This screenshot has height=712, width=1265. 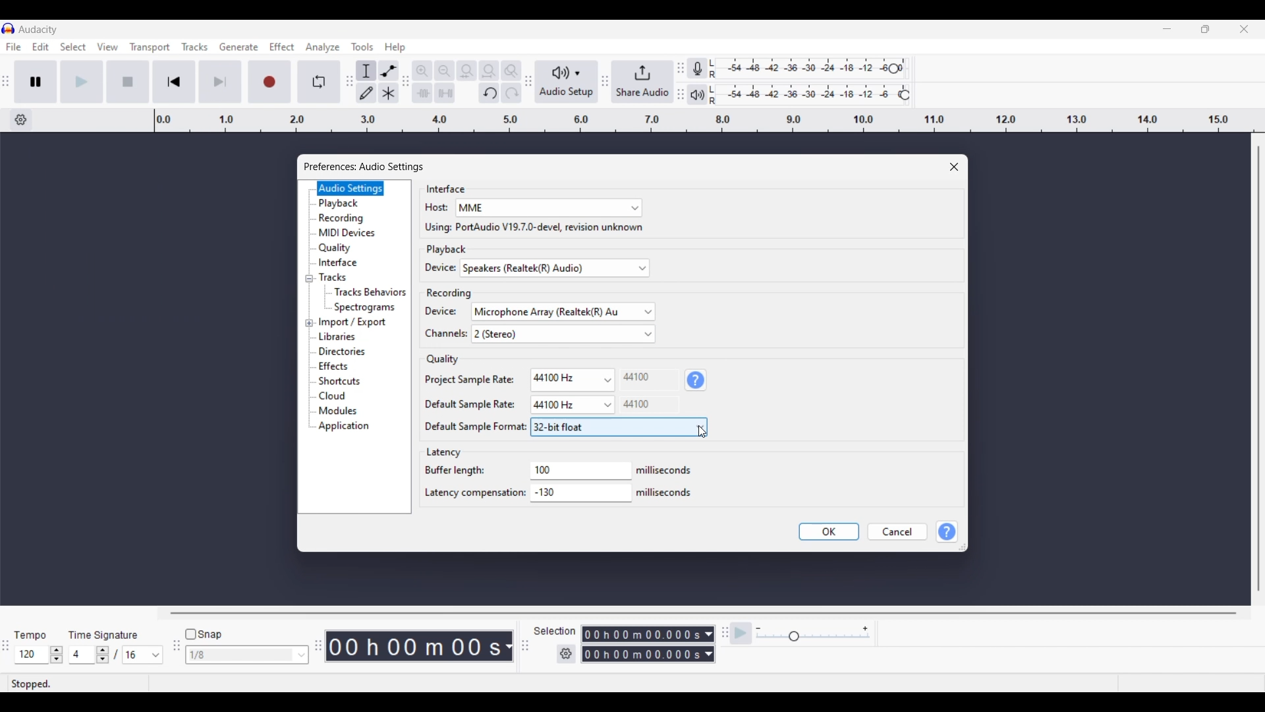 What do you see at coordinates (466, 71) in the screenshot?
I see `Fit selection to width` at bounding box center [466, 71].